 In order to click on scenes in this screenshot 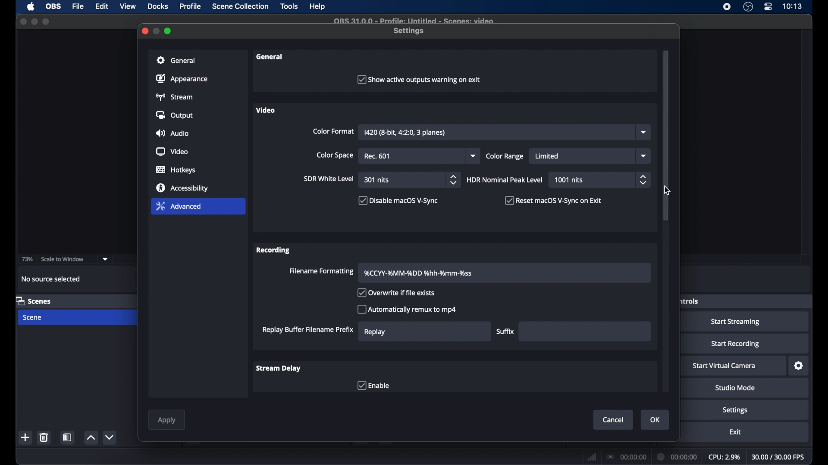, I will do `click(34, 301)`.